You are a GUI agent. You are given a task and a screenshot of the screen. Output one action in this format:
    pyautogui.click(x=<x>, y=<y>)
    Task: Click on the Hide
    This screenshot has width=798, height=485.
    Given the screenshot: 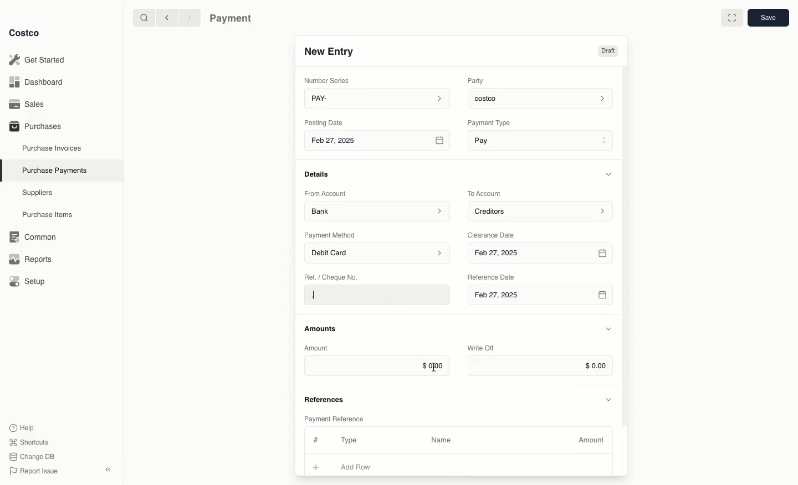 What is the action you would take?
    pyautogui.click(x=610, y=399)
    